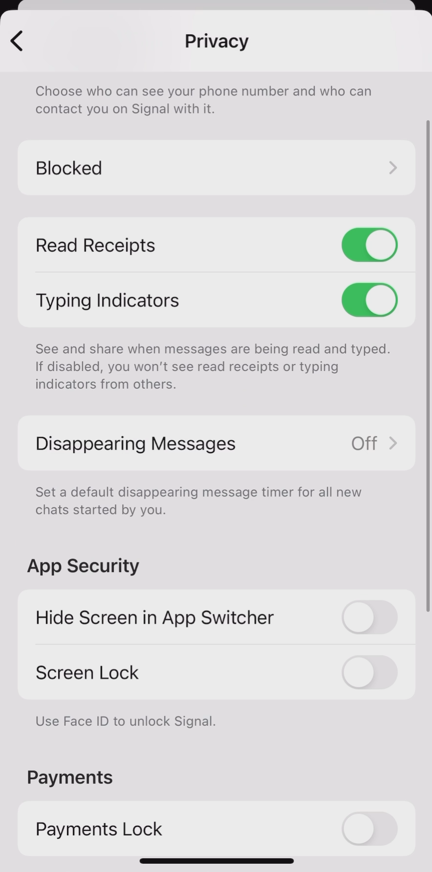 This screenshot has width=432, height=872. Describe the element at coordinates (218, 617) in the screenshot. I see `hide screen in app switcher disabled` at that location.